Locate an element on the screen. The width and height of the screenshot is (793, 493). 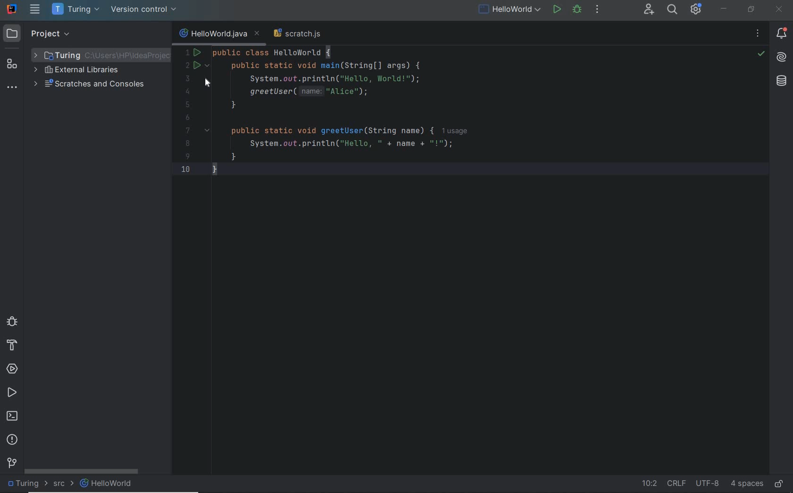
run is located at coordinates (12, 394).